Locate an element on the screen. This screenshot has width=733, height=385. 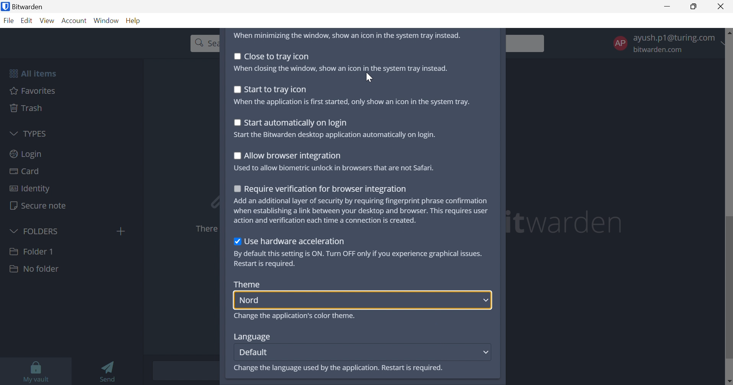
Default is located at coordinates (257, 300).